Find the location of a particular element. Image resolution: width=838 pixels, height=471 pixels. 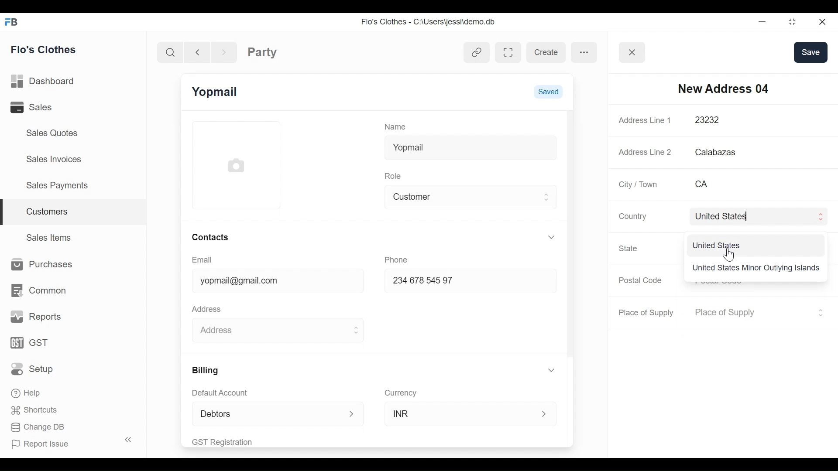

Flo's Clothes is located at coordinates (45, 49).